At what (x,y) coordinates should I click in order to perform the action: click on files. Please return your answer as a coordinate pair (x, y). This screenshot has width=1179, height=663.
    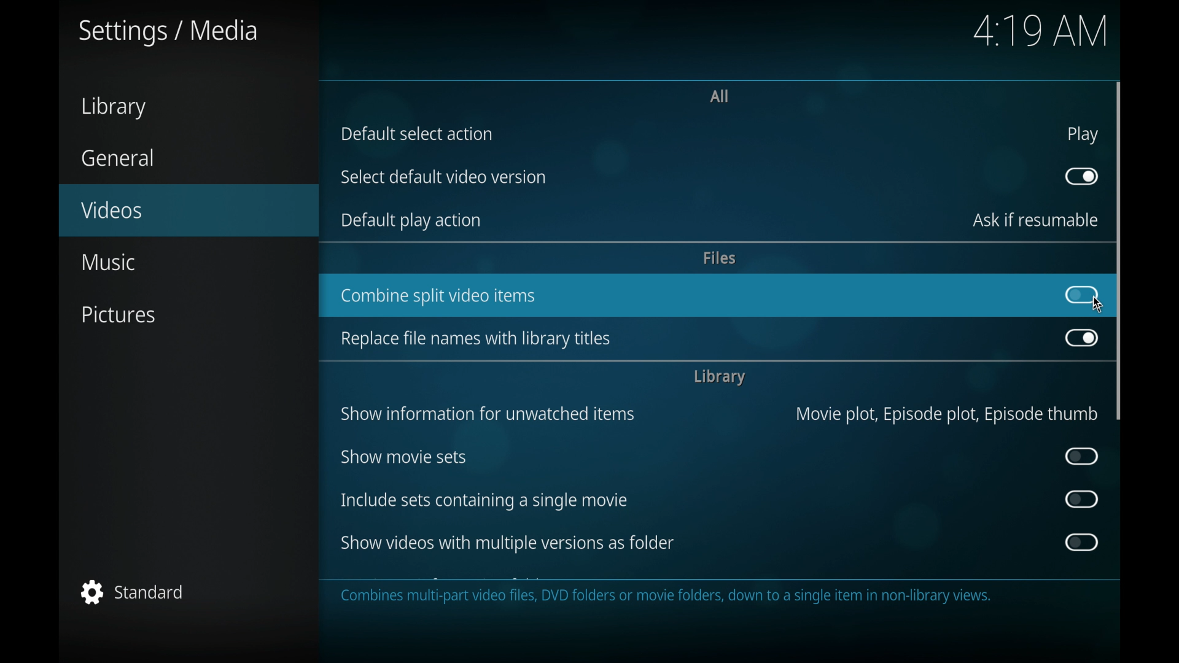
    Looking at the image, I should click on (721, 258).